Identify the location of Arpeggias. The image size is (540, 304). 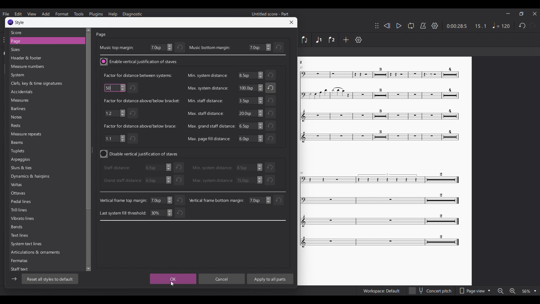
(26, 160).